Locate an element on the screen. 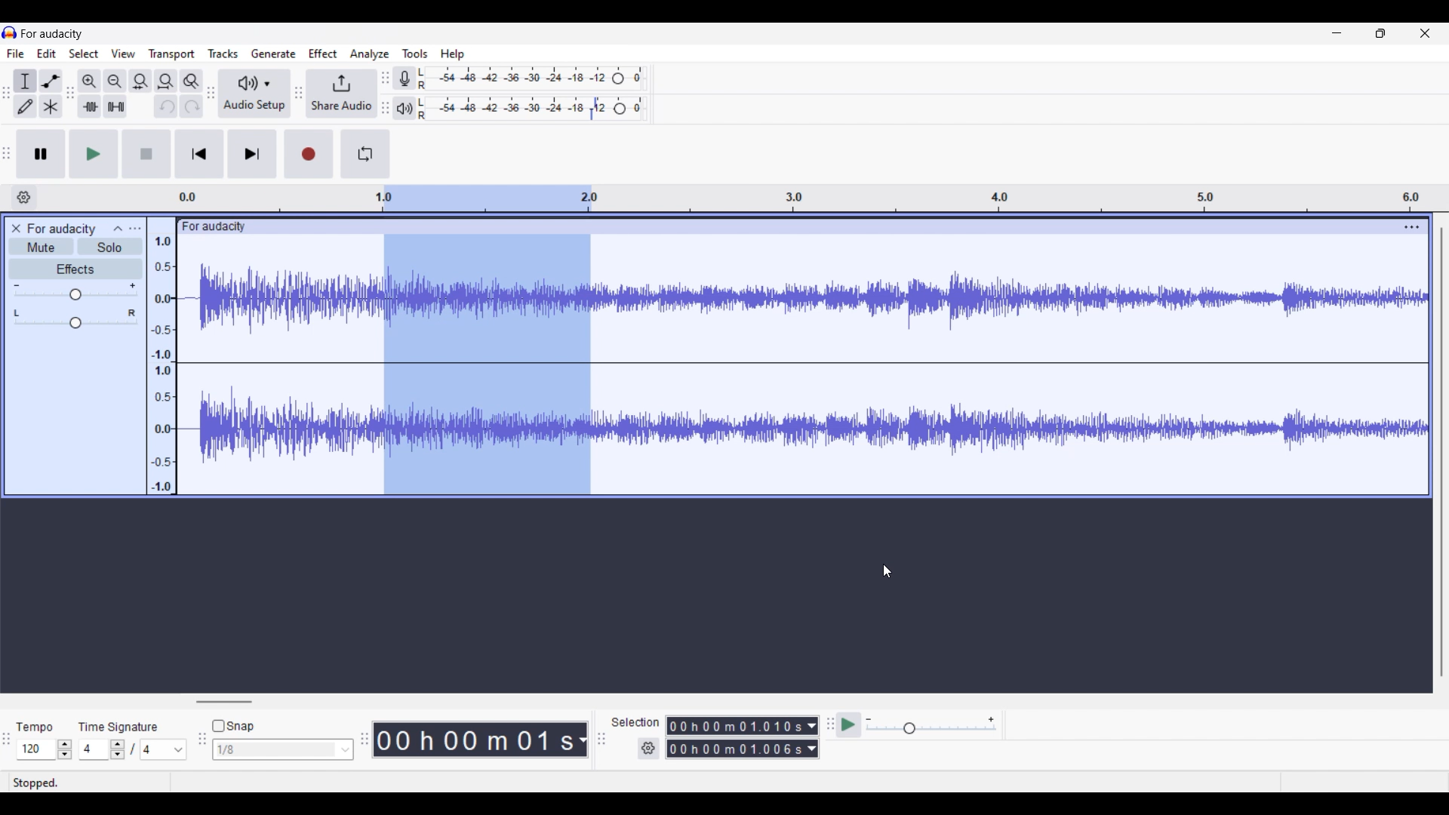  Open menu is located at coordinates (135, 229).